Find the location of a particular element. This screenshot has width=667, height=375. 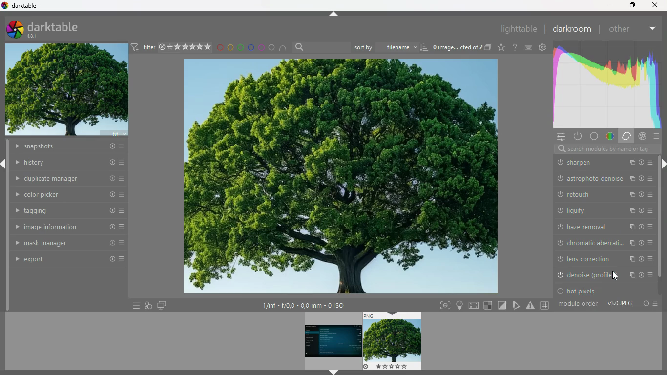

size is located at coordinates (303, 306).